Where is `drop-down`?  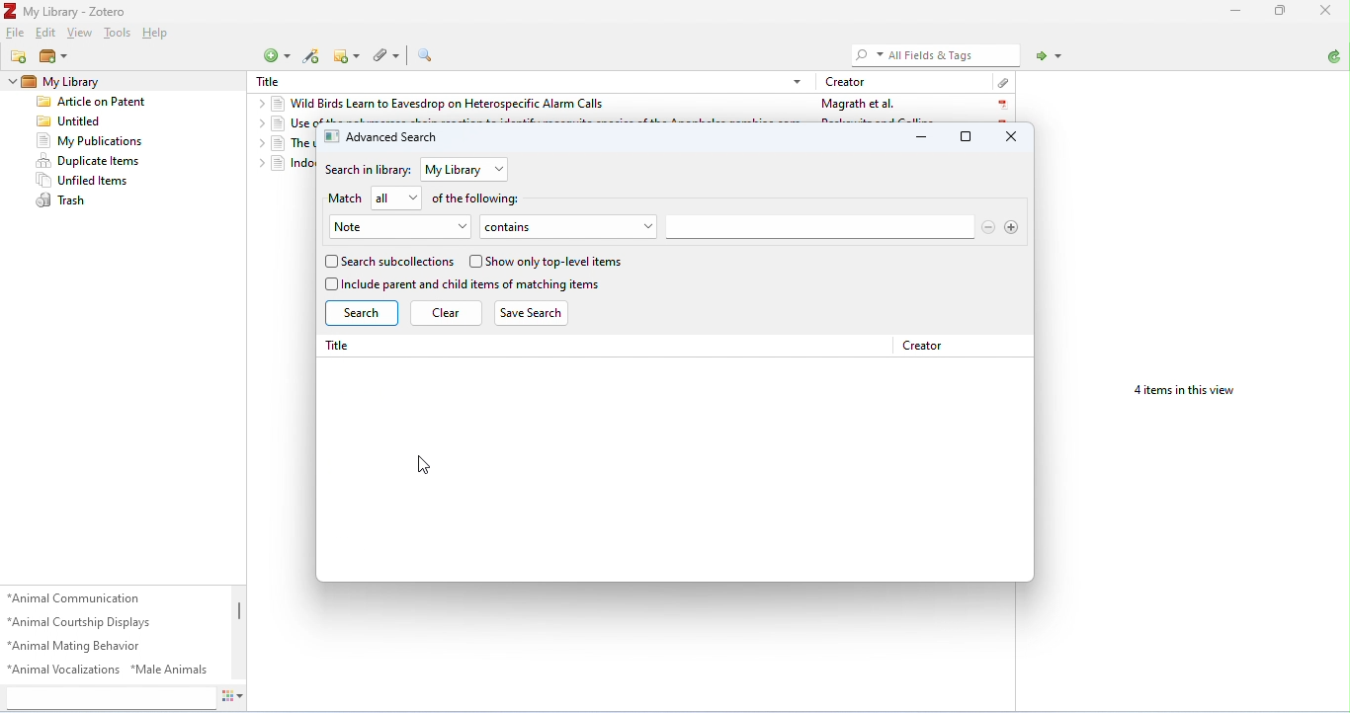 drop-down is located at coordinates (799, 82).